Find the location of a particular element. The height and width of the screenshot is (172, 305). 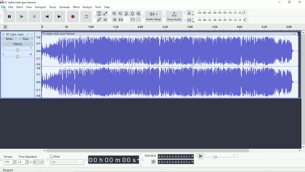

Redo is located at coordinates (139, 20).